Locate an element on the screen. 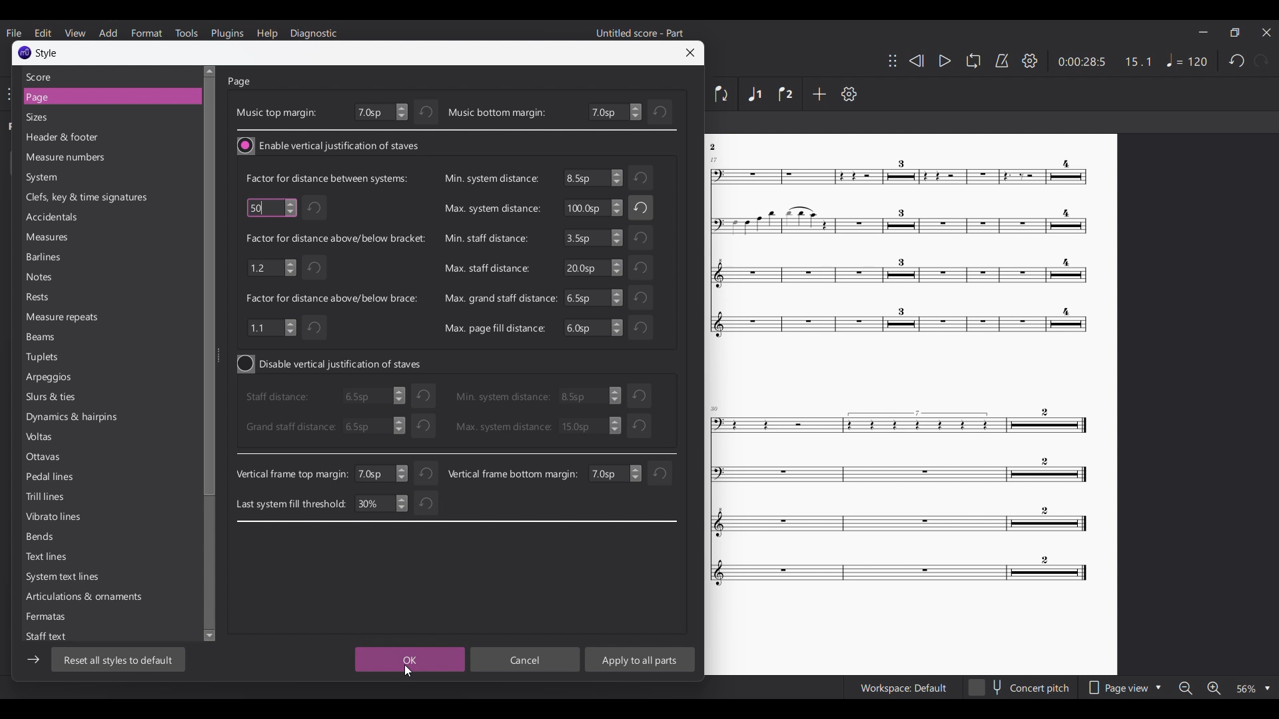  Music top margin is located at coordinates (276, 113).